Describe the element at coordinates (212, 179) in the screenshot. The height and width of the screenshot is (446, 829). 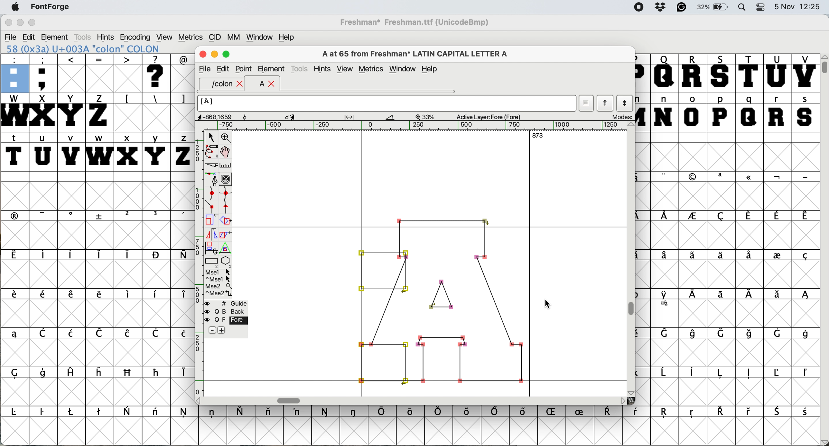
I see `add a point and drag out it corners` at that location.